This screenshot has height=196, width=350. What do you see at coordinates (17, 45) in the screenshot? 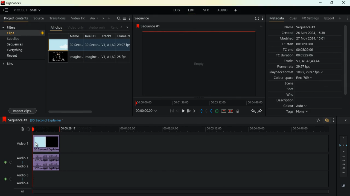
I see `sequences` at bounding box center [17, 45].